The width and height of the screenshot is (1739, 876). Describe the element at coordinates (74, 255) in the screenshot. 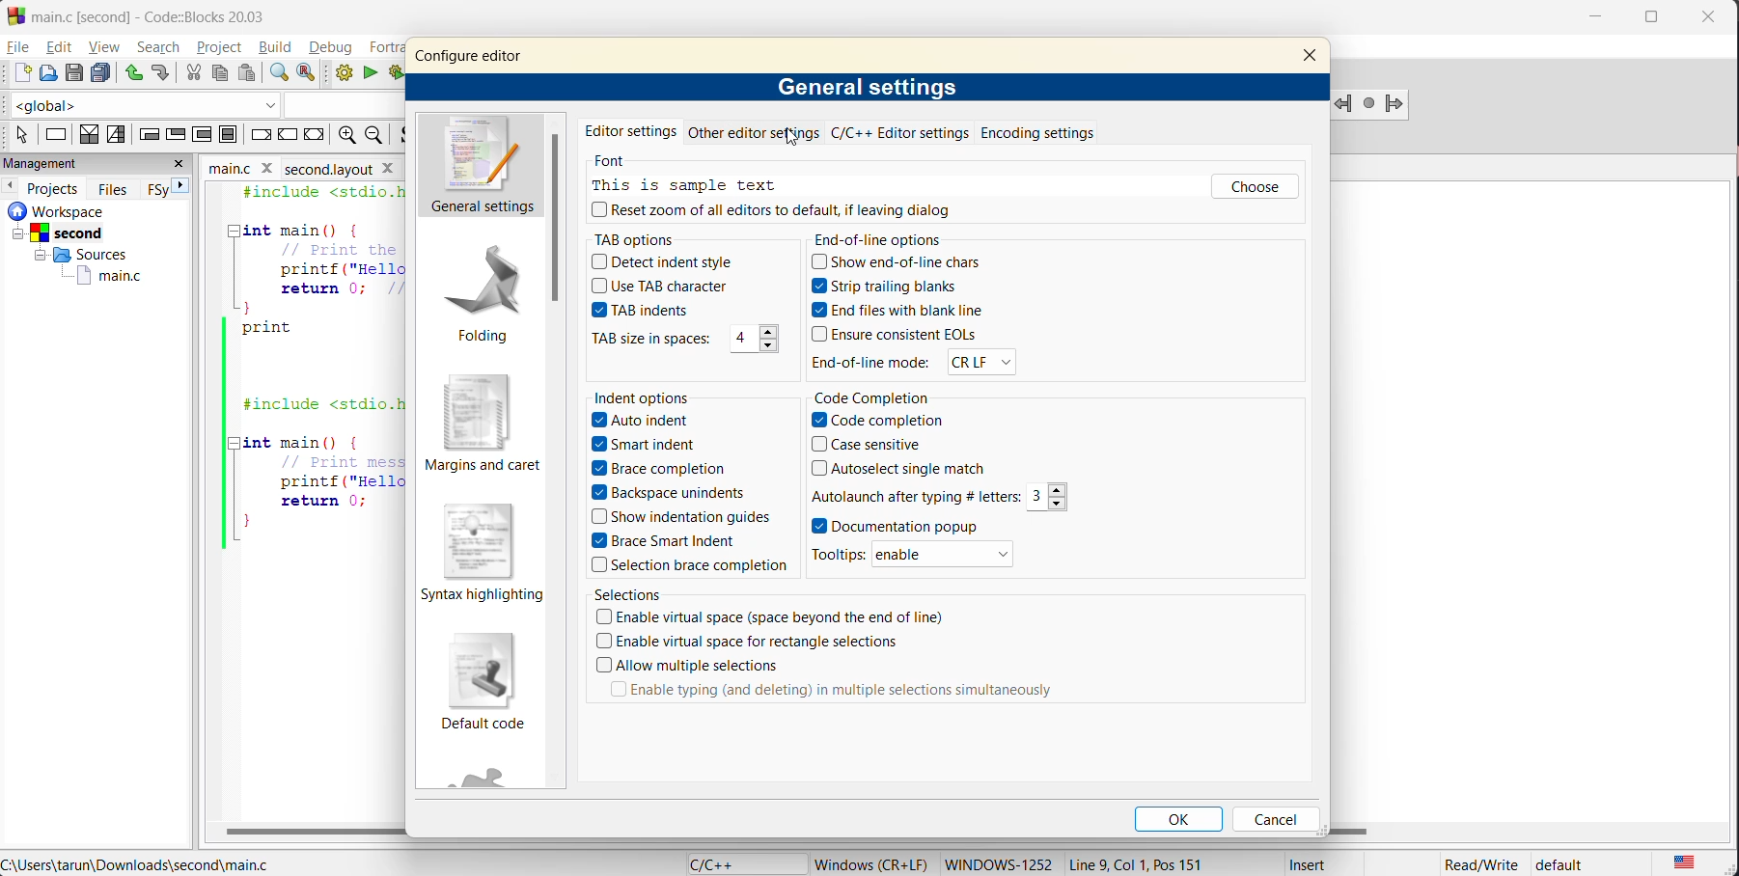

I see `Sources` at that location.